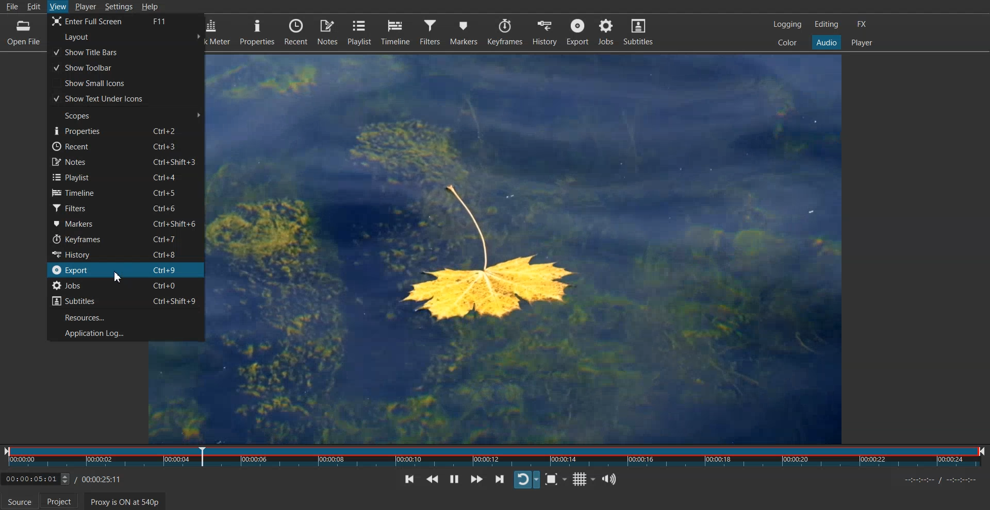  What do you see at coordinates (527, 480) in the screenshot?
I see `Toggle player looping` at bounding box center [527, 480].